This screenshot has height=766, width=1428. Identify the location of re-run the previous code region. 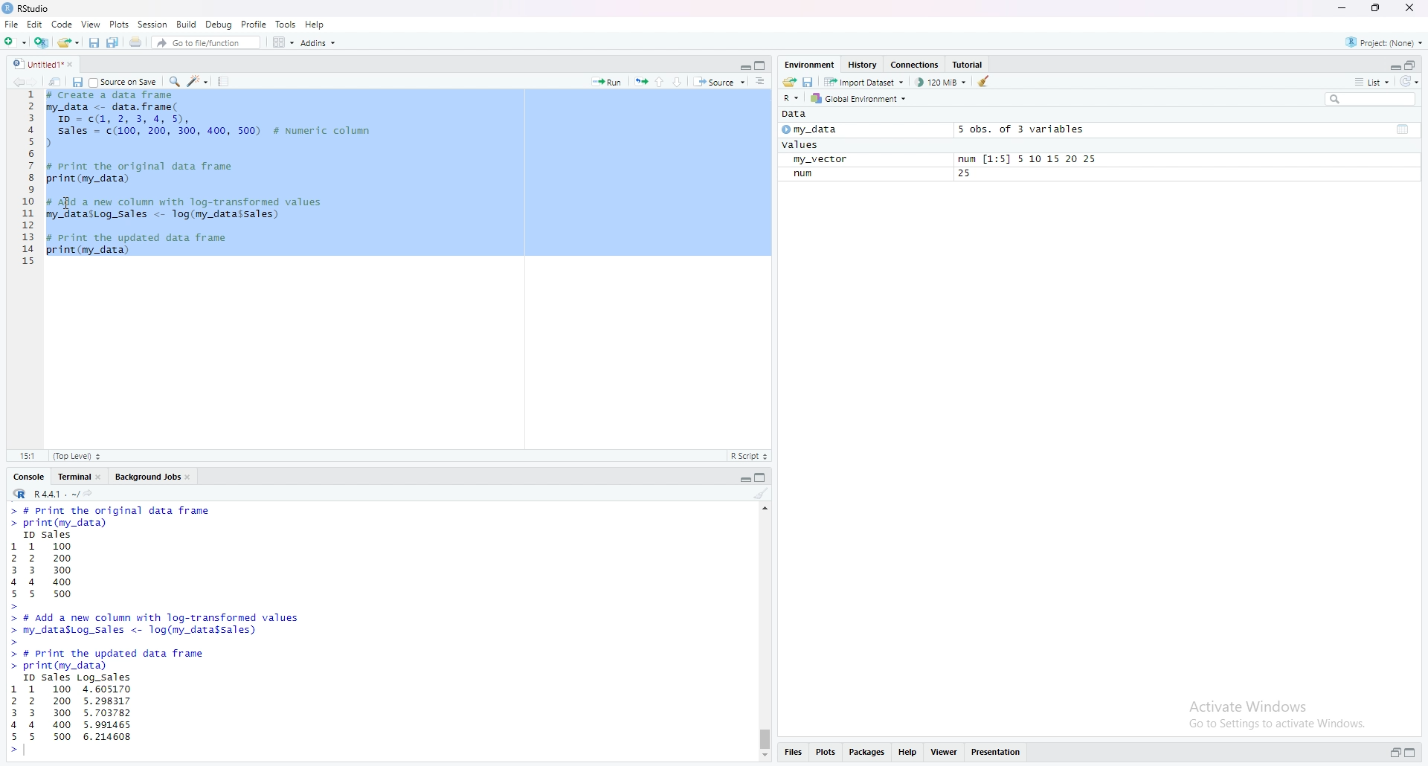
(640, 82).